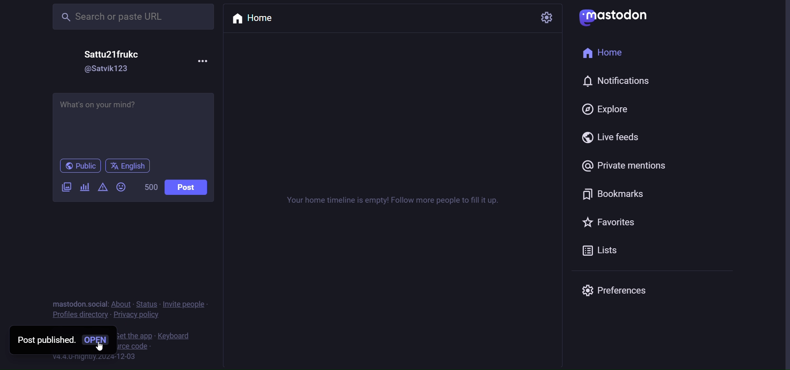  What do you see at coordinates (121, 187) in the screenshot?
I see `emoji` at bounding box center [121, 187].